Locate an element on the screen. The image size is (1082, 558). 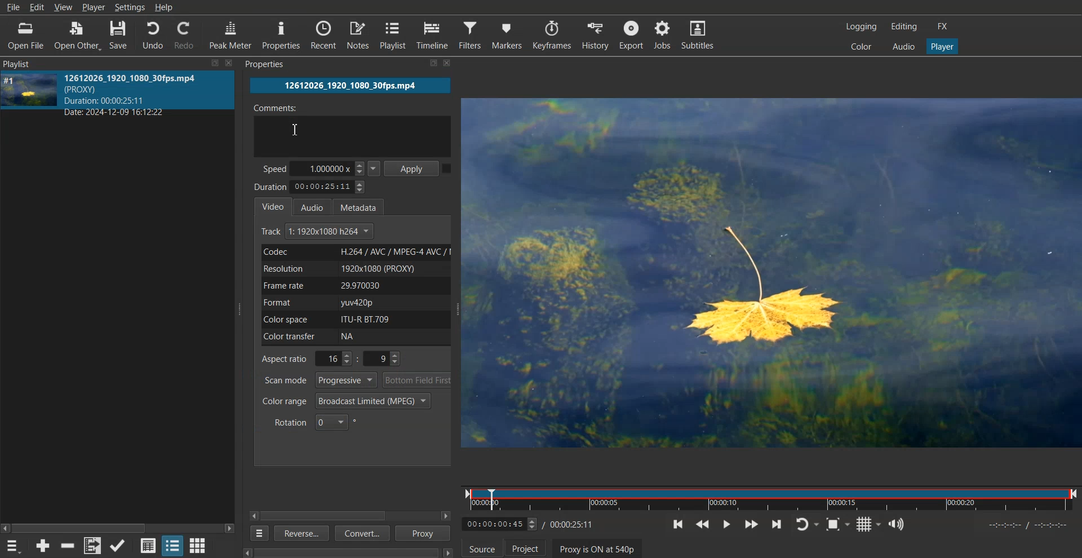
Remove cut is located at coordinates (69, 546).